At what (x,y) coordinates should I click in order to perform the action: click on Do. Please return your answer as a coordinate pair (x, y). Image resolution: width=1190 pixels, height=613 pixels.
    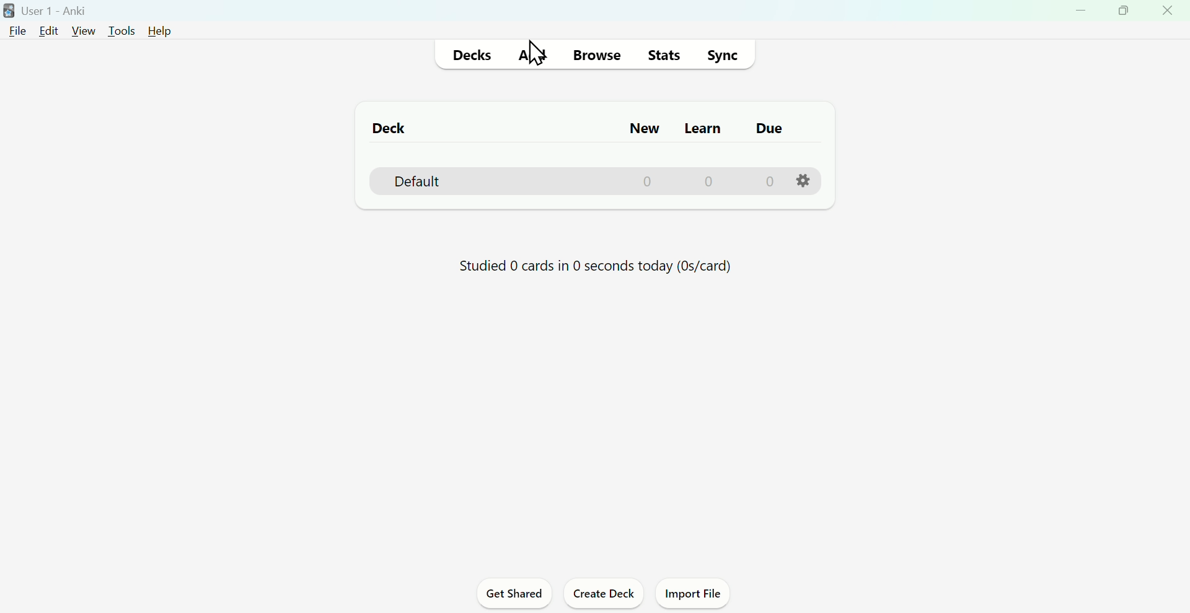
    Looking at the image, I should click on (770, 129).